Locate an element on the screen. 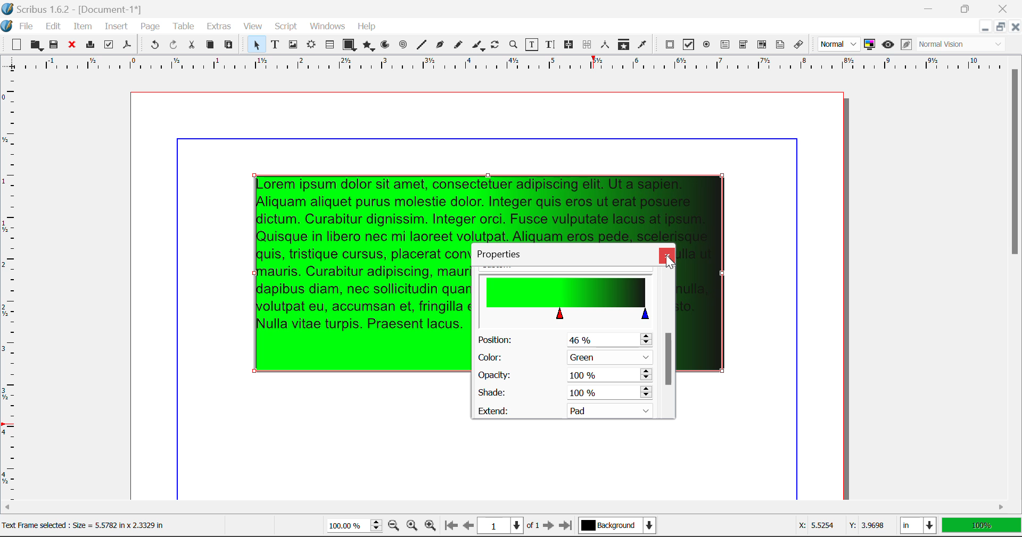  Undo is located at coordinates (154, 46).